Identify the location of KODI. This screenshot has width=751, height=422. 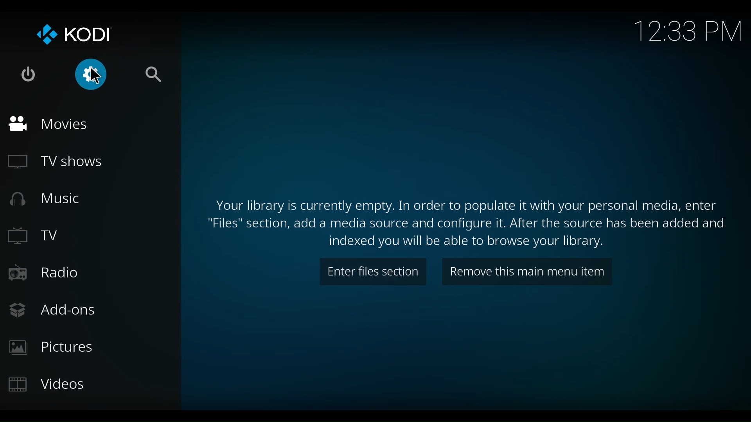
(74, 33).